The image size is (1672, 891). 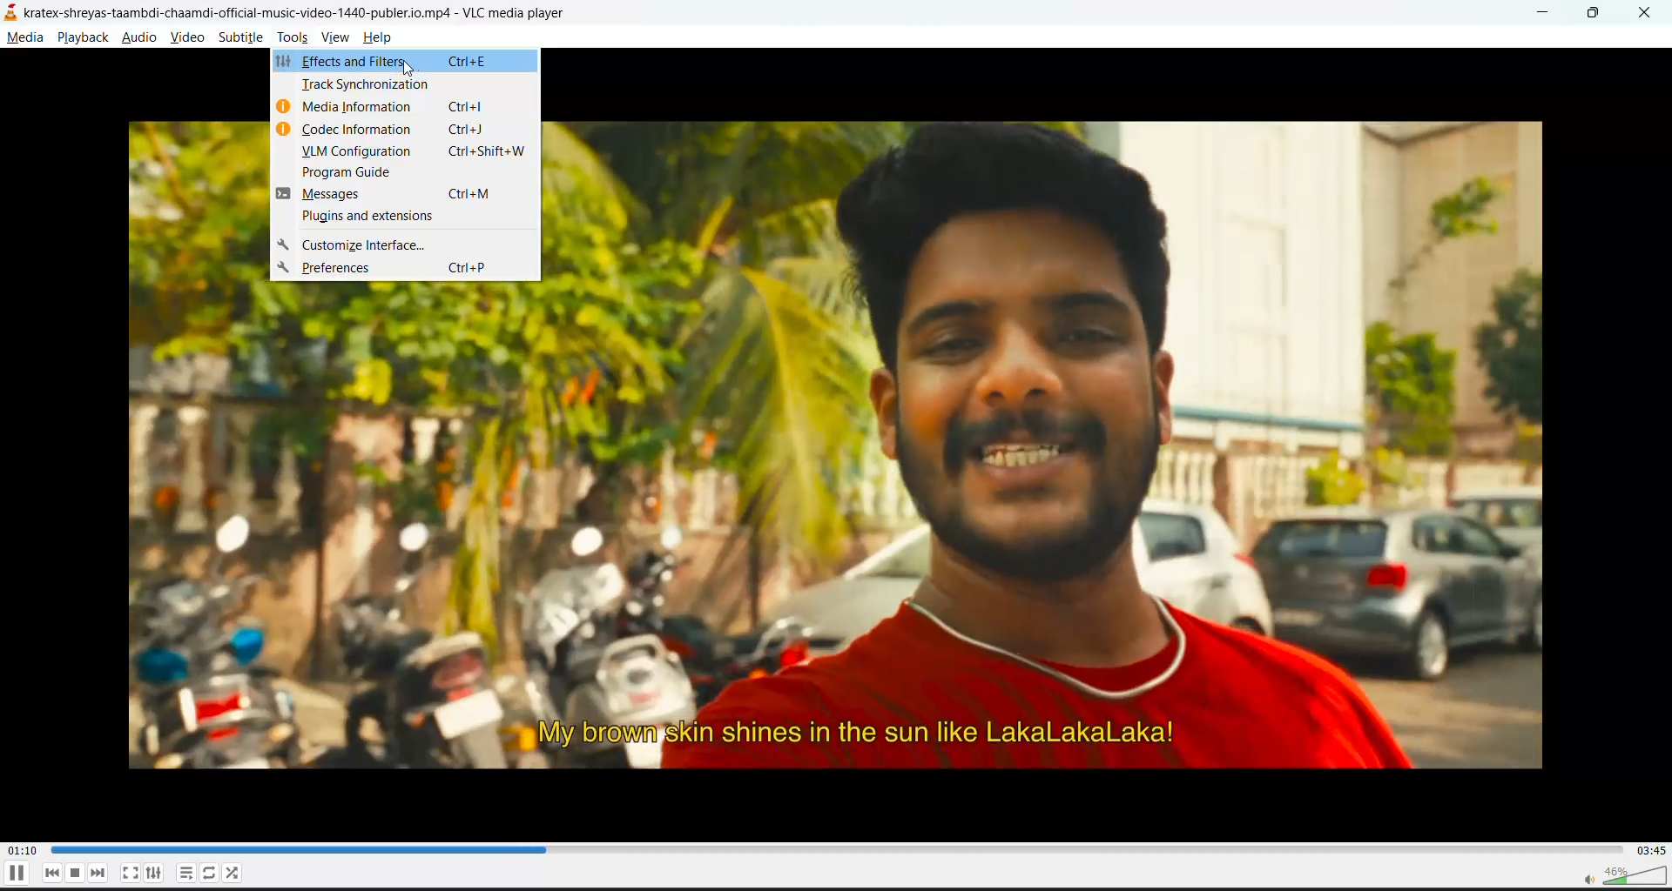 I want to click on settings, so click(x=154, y=874).